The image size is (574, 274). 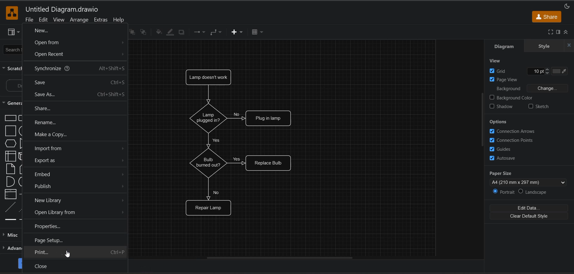 What do you see at coordinates (559, 32) in the screenshot?
I see `format` at bounding box center [559, 32].